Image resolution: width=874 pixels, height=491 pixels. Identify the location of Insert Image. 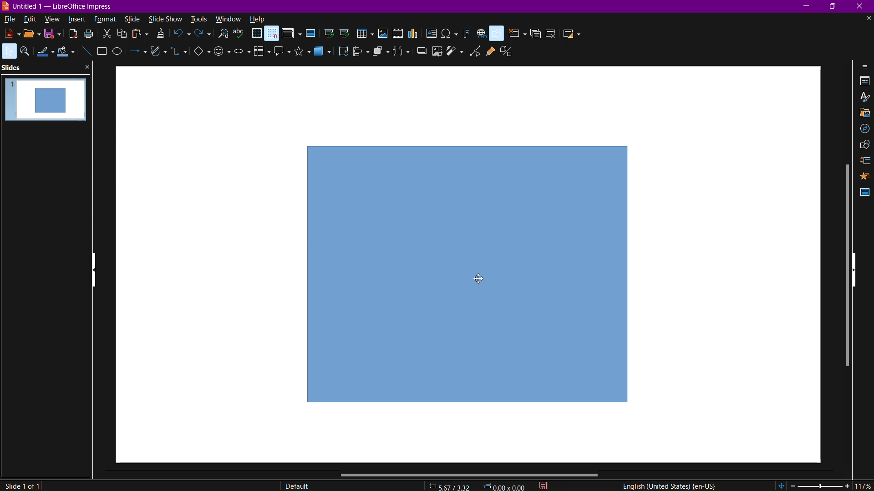
(383, 34).